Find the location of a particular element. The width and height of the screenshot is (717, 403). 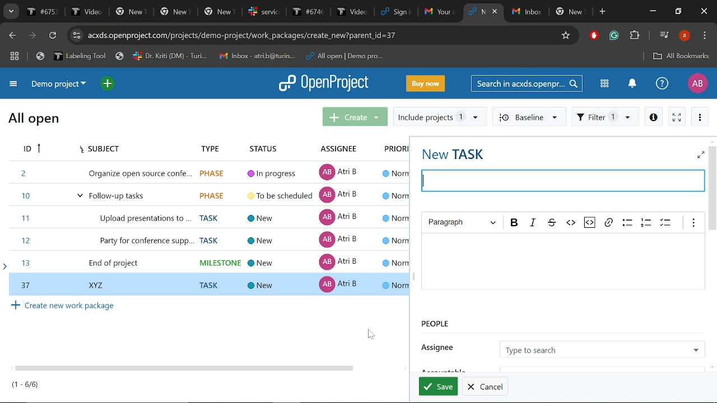

Link is located at coordinates (608, 222).